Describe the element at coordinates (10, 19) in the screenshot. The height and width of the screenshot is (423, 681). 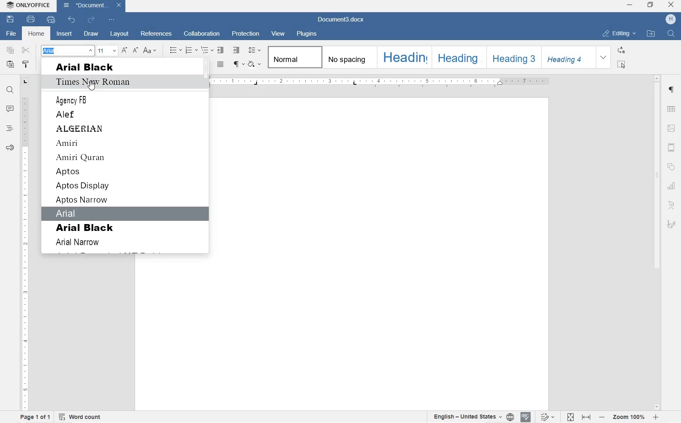
I see `SAVE` at that location.